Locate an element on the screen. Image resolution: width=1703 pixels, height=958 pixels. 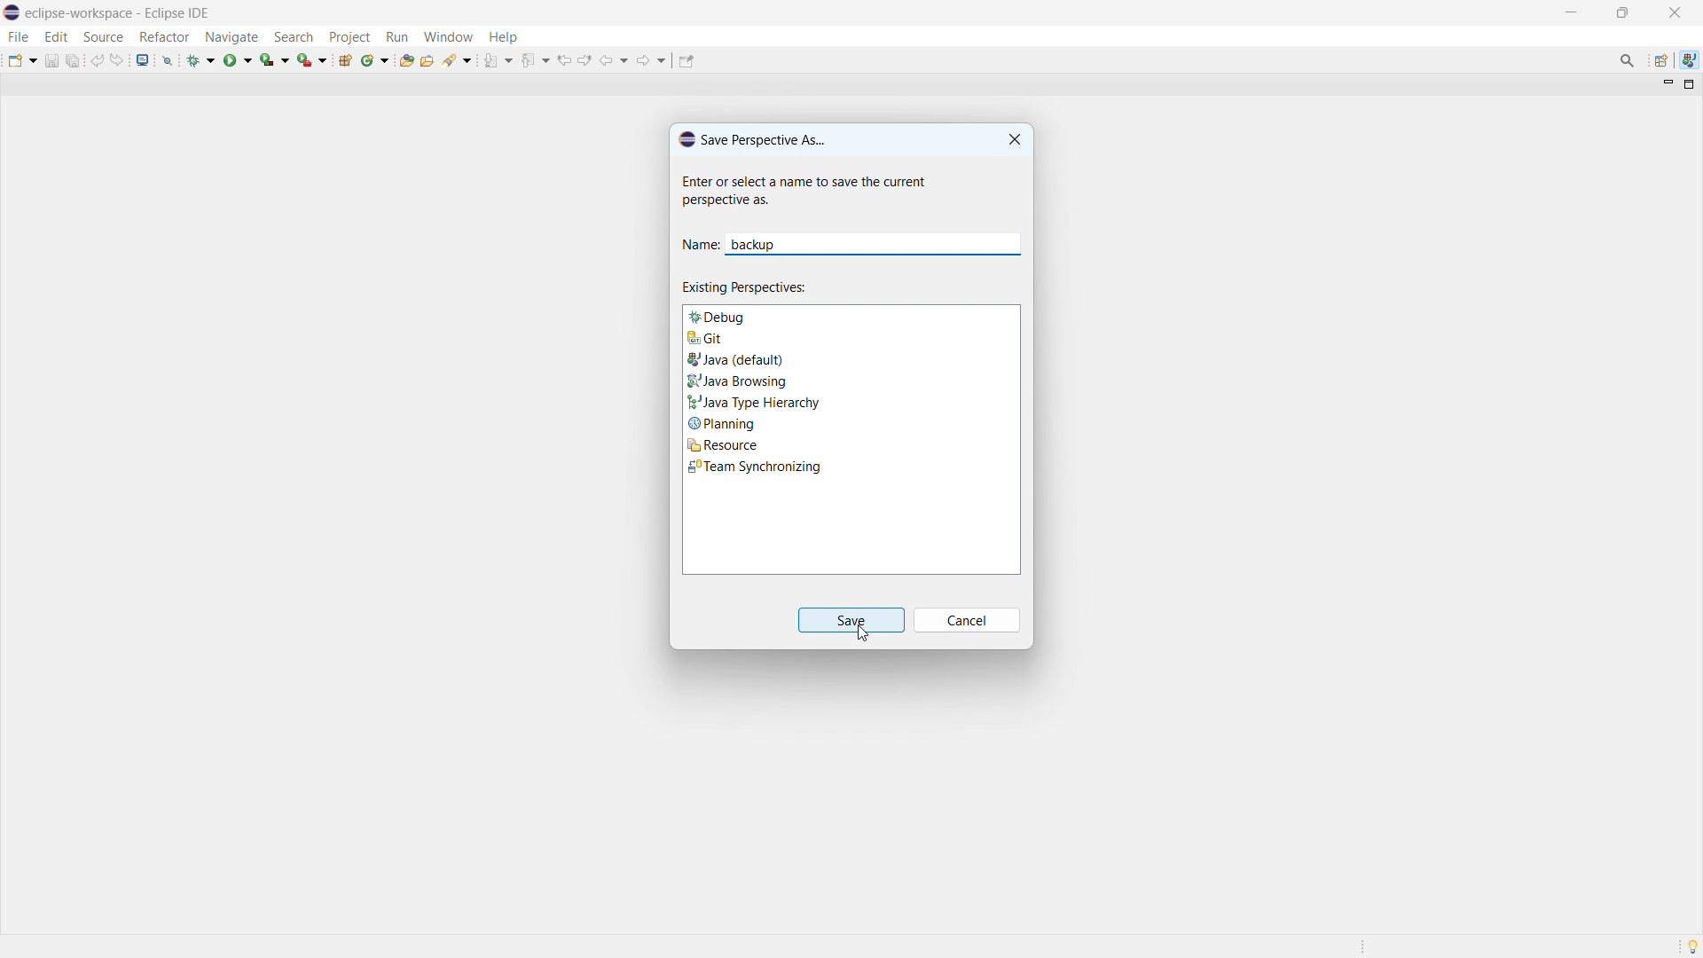
existing perspectives is located at coordinates (746, 287).